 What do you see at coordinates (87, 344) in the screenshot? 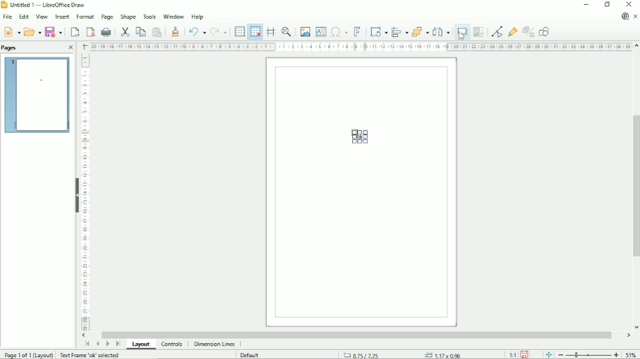
I see `Scroll to first page` at bounding box center [87, 344].